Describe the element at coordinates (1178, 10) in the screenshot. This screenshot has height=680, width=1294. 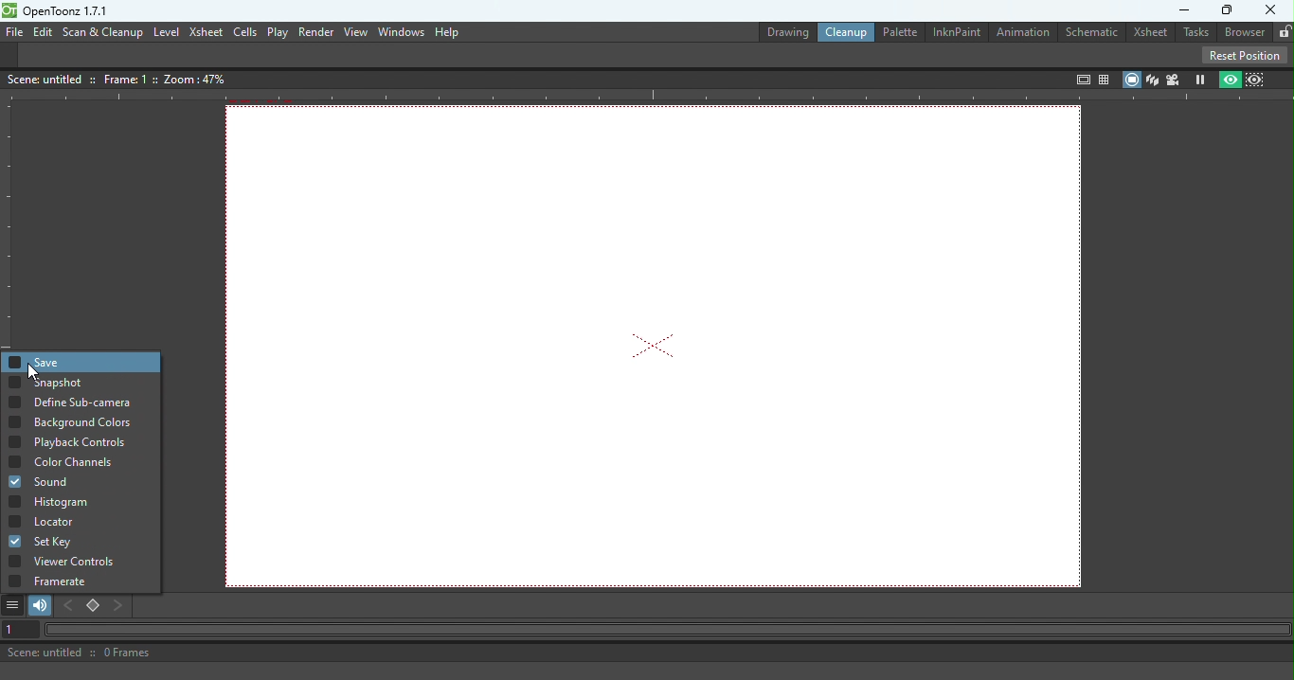
I see `Minimize` at that location.